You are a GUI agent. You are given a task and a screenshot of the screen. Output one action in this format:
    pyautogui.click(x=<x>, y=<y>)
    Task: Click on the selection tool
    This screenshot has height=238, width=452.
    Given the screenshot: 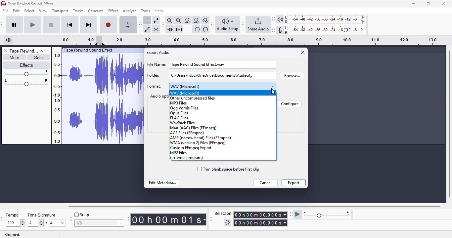 What is the action you would take?
    pyautogui.click(x=147, y=20)
    